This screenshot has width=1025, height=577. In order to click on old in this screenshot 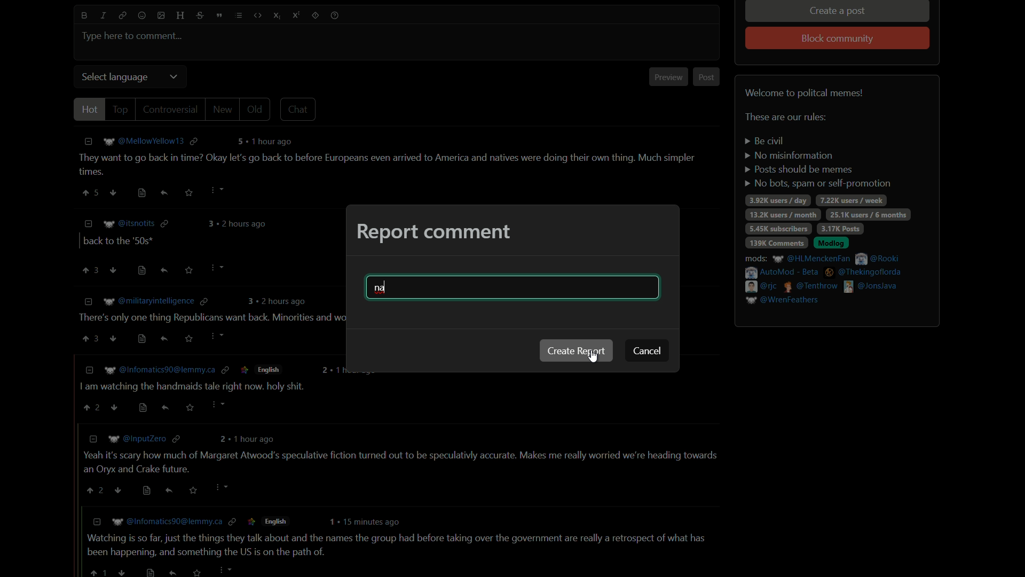, I will do `click(258, 111)`.